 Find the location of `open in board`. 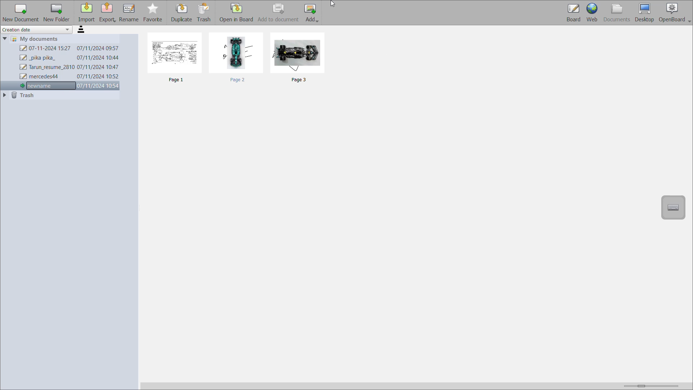

open in board is located at coordinates (237, 13).